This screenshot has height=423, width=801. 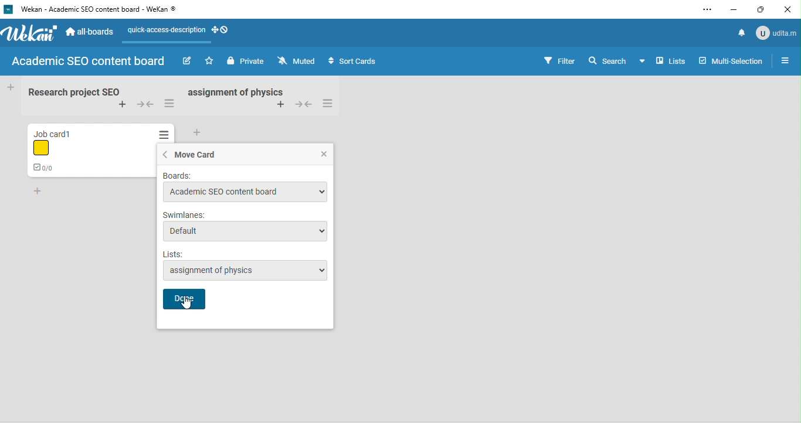 What do you see at coordinates (299, 62) in the screenshot?
I see `muted` at bounding box center [299, 62].